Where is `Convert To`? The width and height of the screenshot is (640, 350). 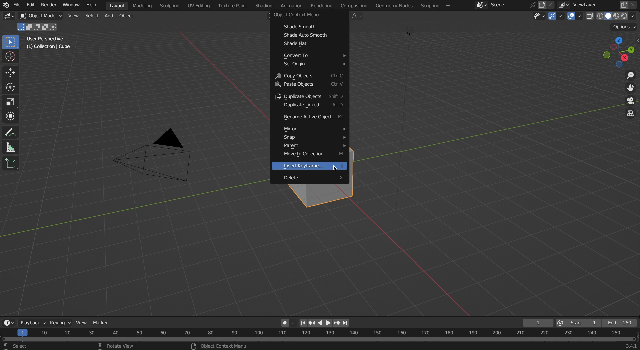
Convert To is located at coordinates (311, 55).